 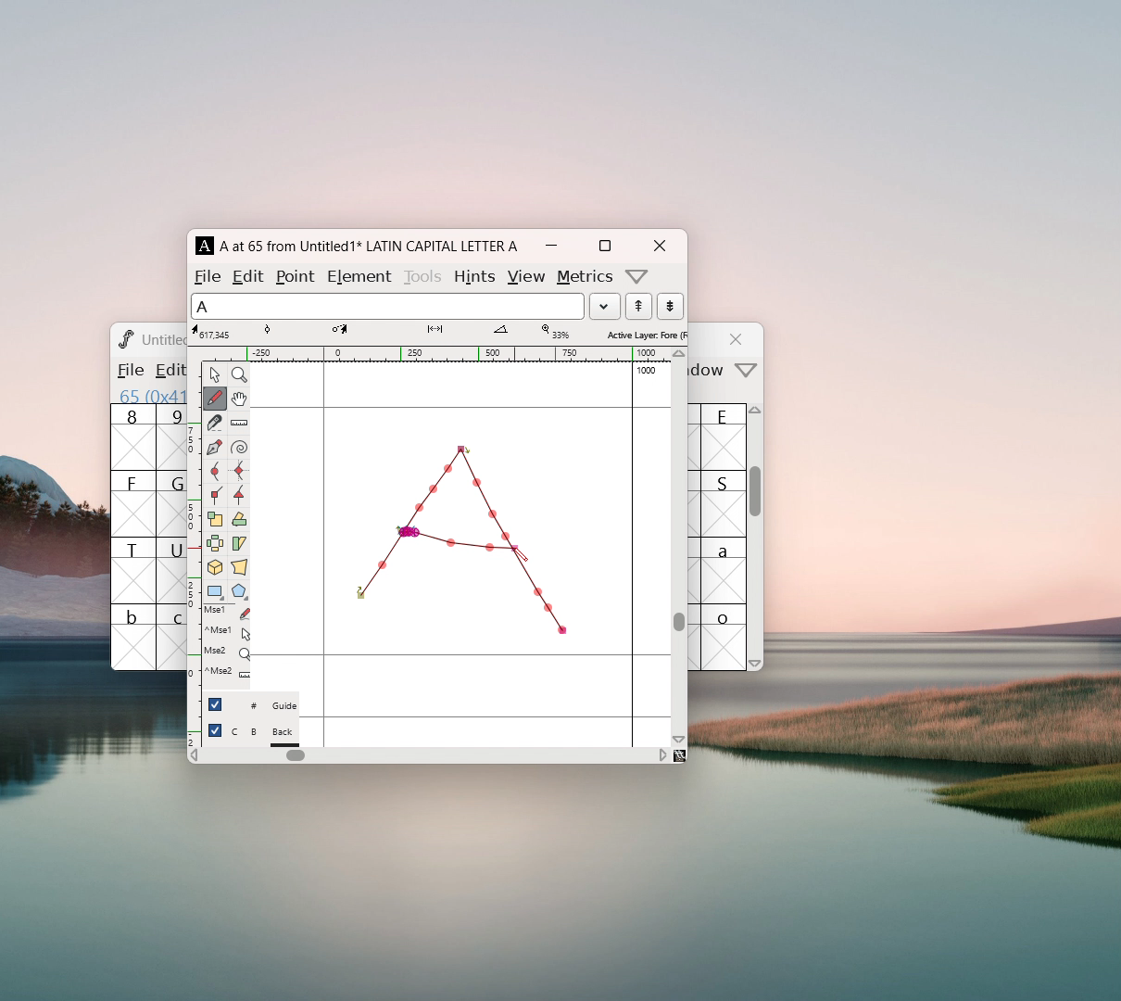 What do you see at coordinates (132, 437) in the screenshot?
I see `8` at bounding box center [132, 437].